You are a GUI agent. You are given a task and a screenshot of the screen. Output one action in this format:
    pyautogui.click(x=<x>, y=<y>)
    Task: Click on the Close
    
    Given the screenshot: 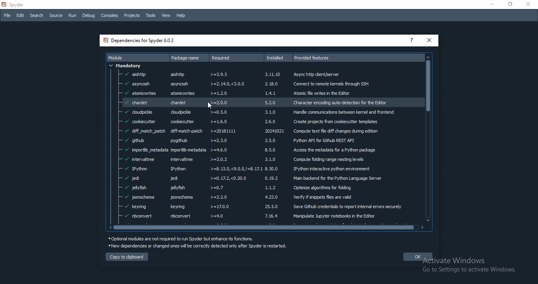 What is the action you would take?
    pyautogui.click(x=530, y=4)
    